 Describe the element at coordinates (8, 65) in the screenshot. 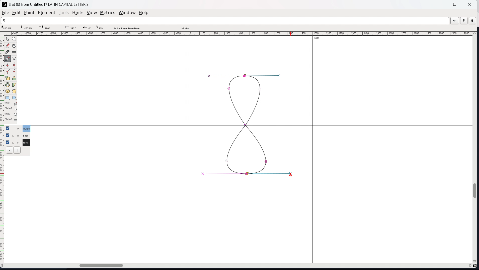

I see `add a curve point` at that location.